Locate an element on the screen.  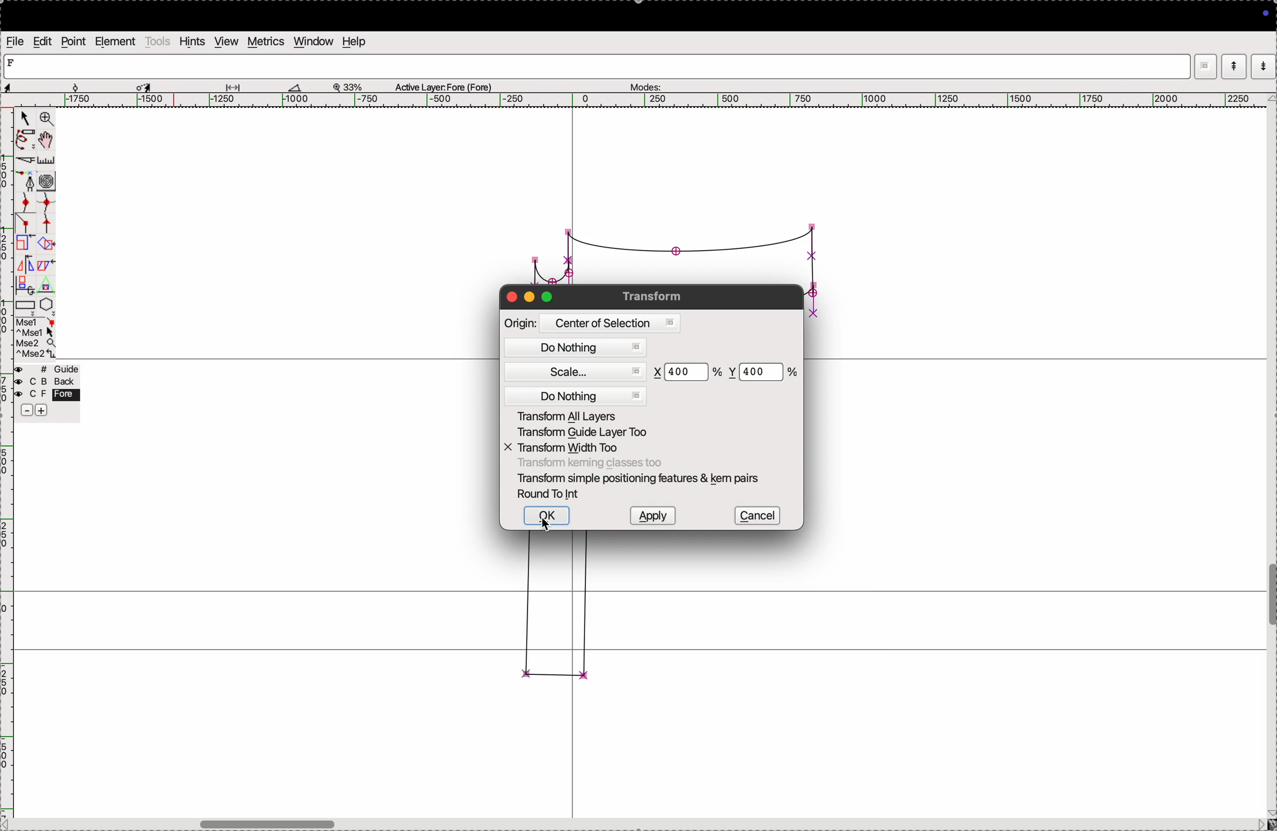
maximize is located at coordinates (547, 296).